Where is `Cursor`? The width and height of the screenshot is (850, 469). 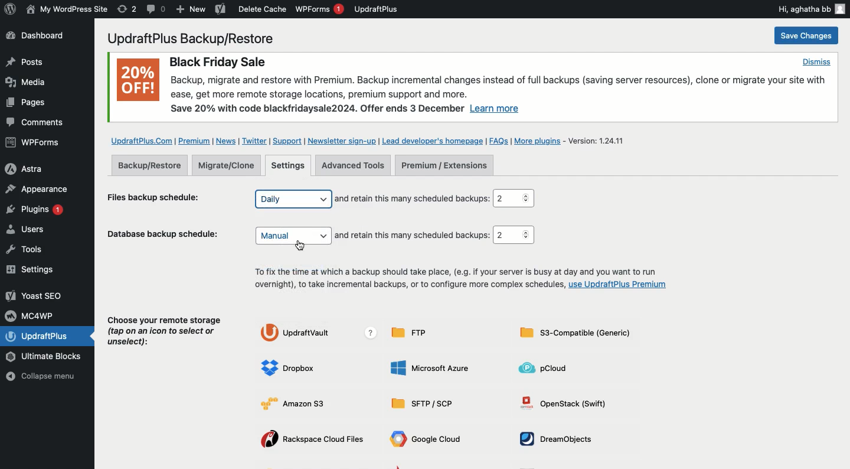
Cursor is located at coordinates (301, 246).